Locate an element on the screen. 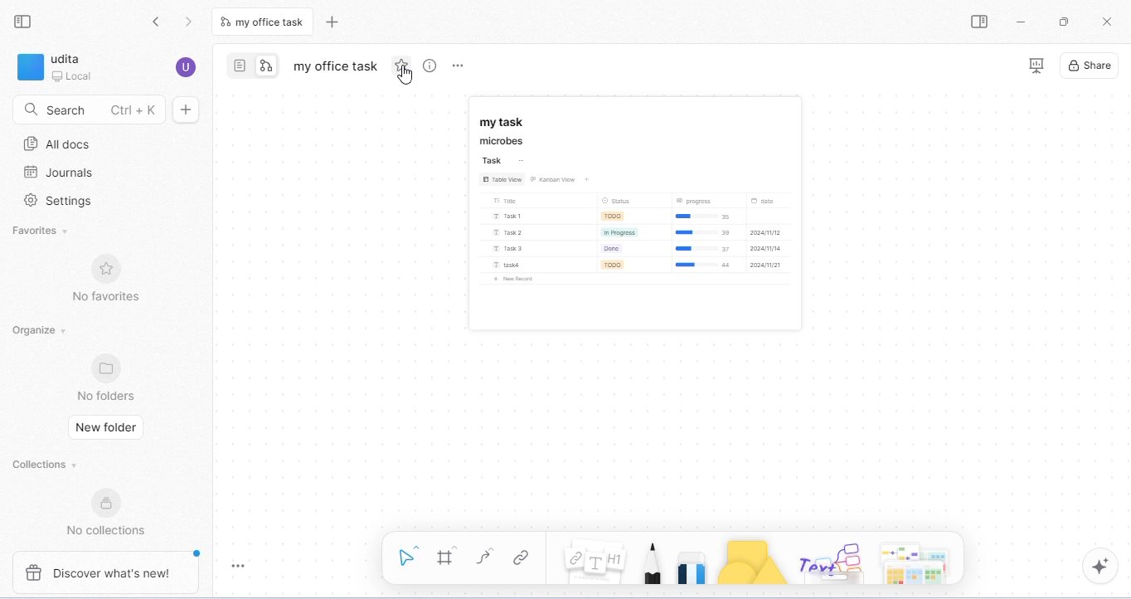 The image size is (1131, 599). toggle zoom is located at coordinates (242, 565).